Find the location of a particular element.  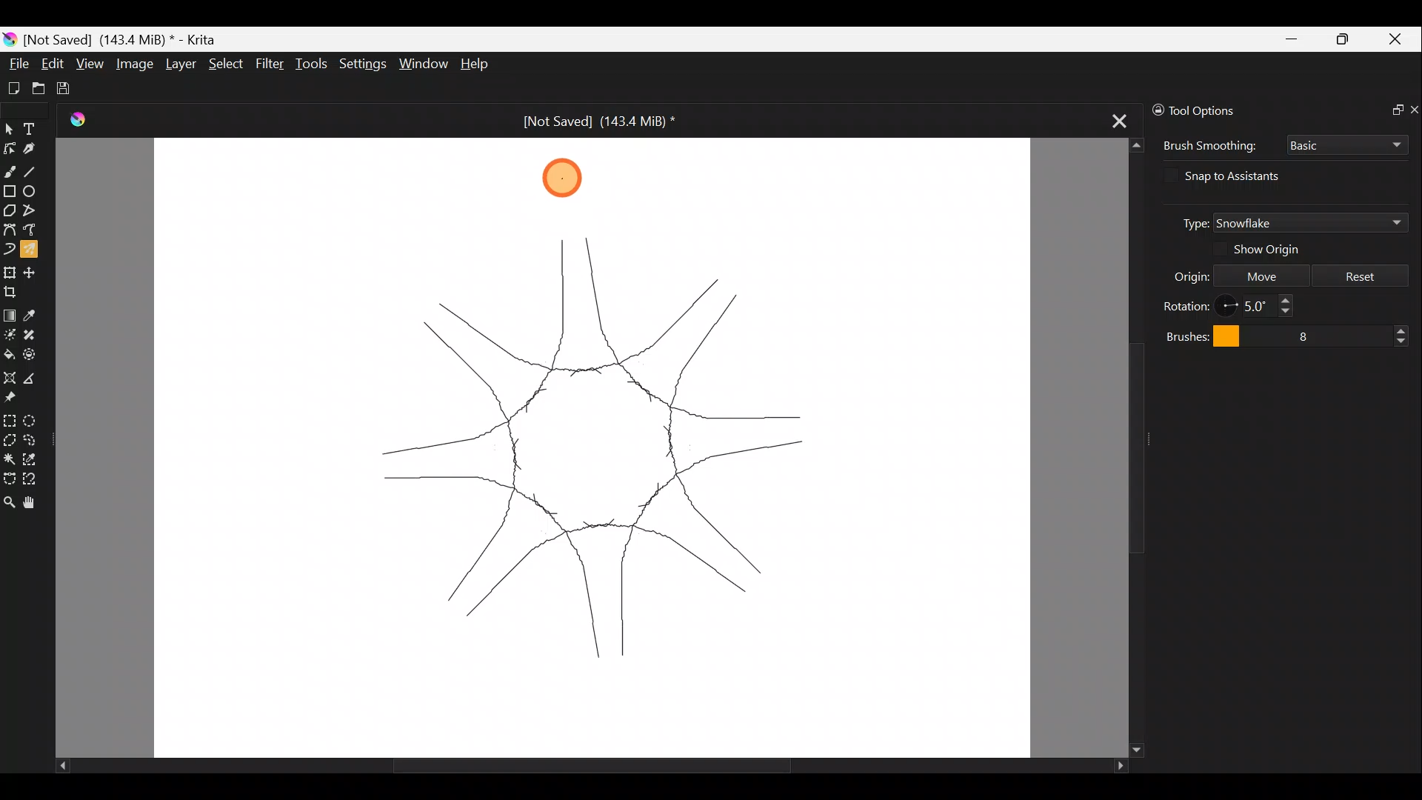

Assistant tool is located at coordinates (10, 378).